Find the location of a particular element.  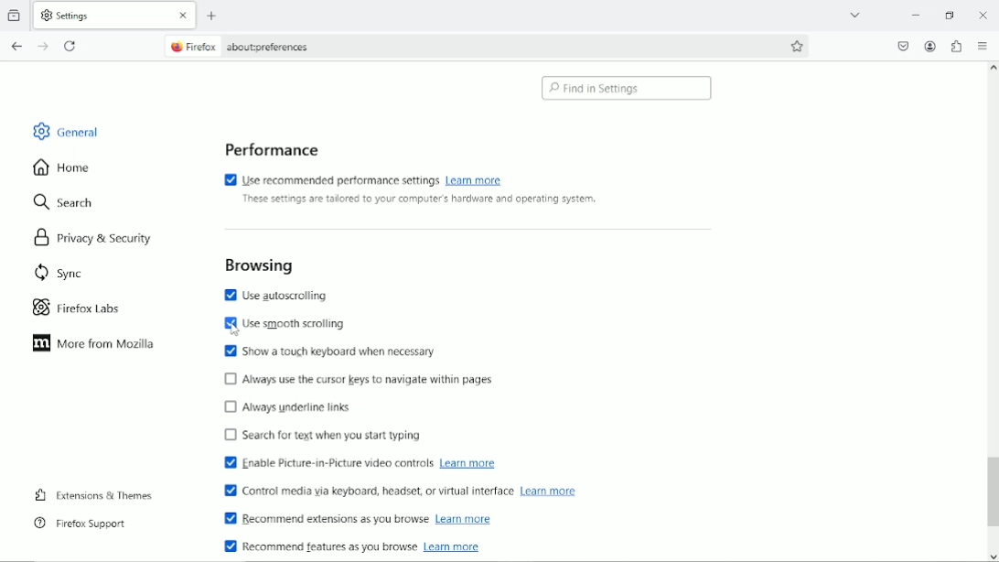

View recent browsing is located at coordinates (16, 15).